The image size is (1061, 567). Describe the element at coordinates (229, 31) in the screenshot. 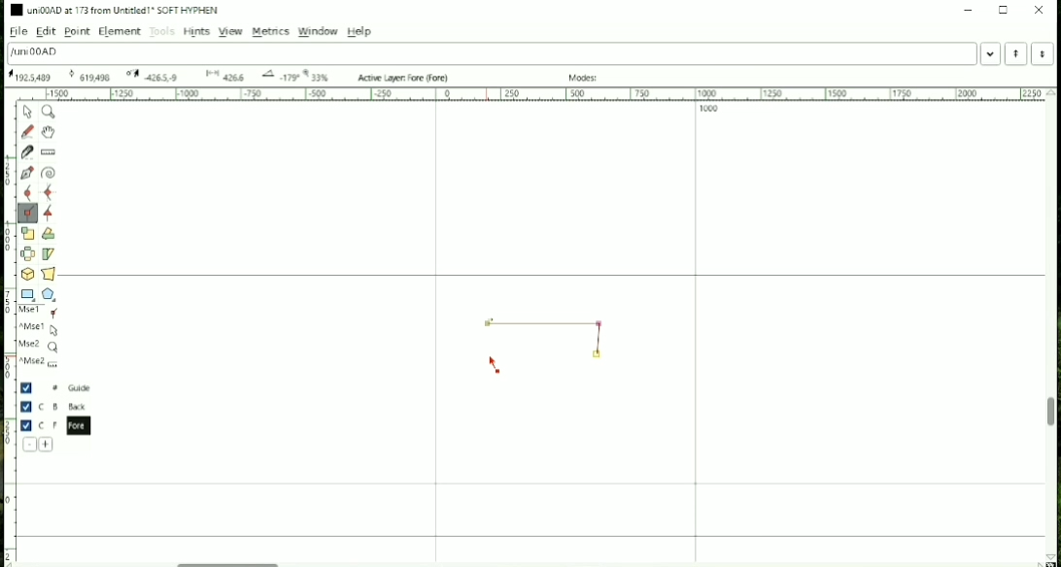

I see `View` at that location.